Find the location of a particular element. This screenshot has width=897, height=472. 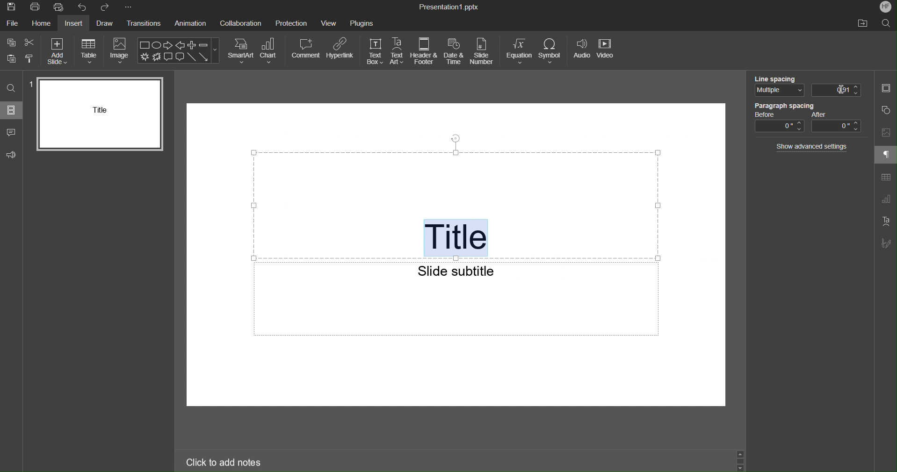

SmartArt is located at coordinates (240, 51).